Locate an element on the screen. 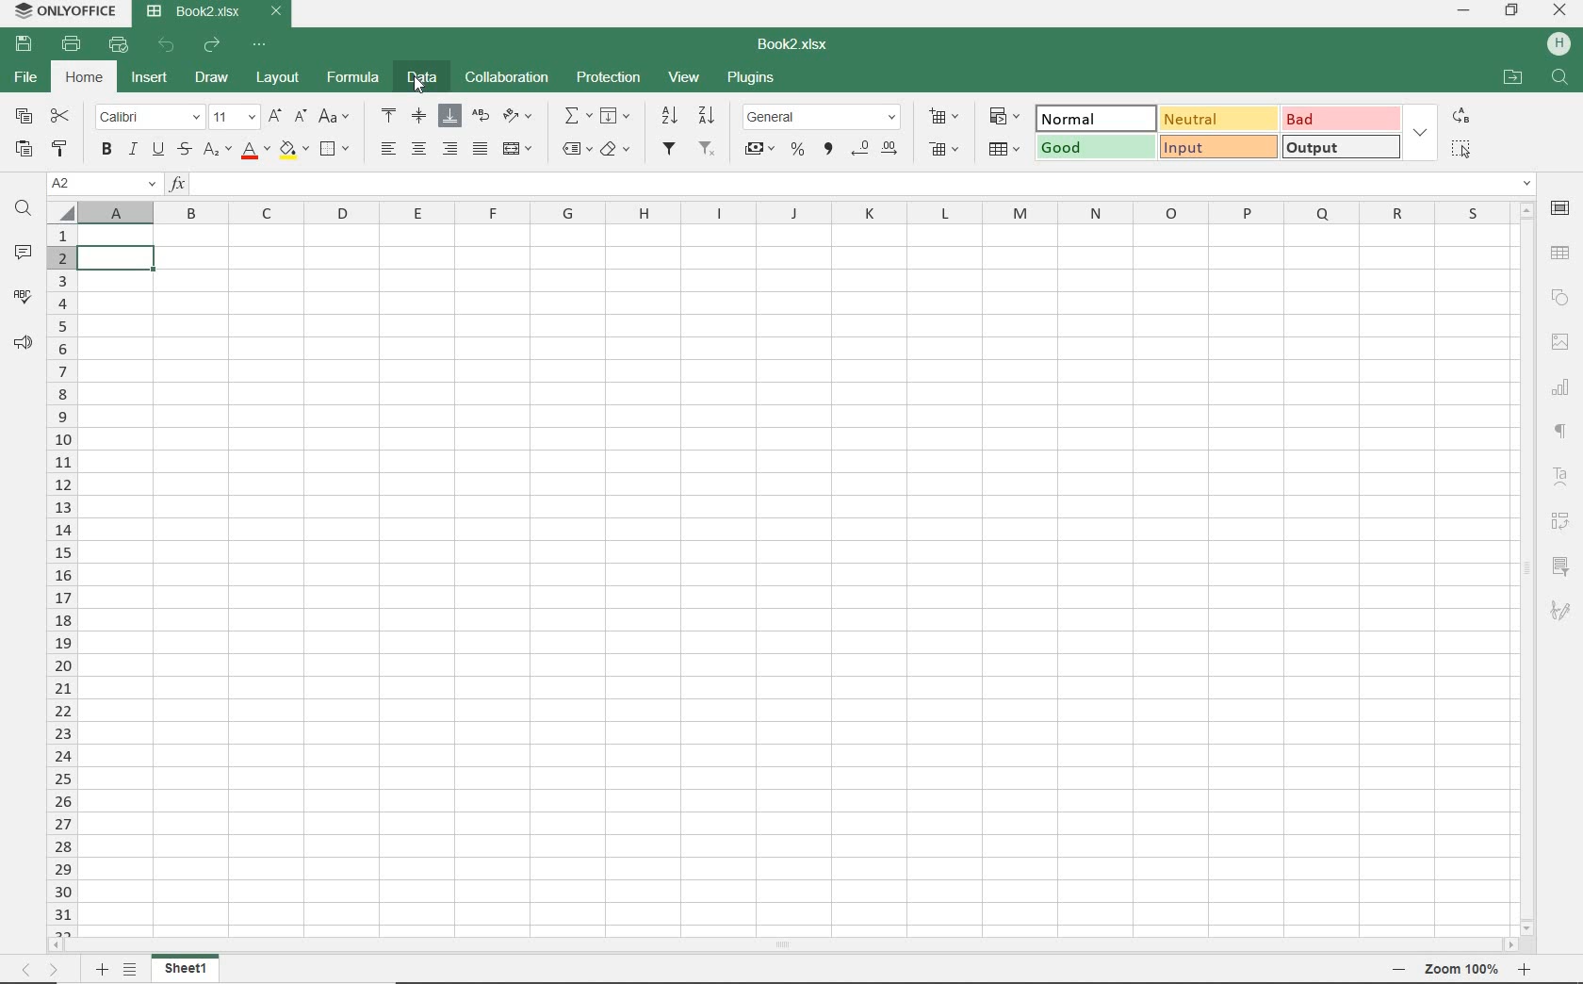 This screenshot has height=984, width=1583. CUT is located at coordinates (60, 117).